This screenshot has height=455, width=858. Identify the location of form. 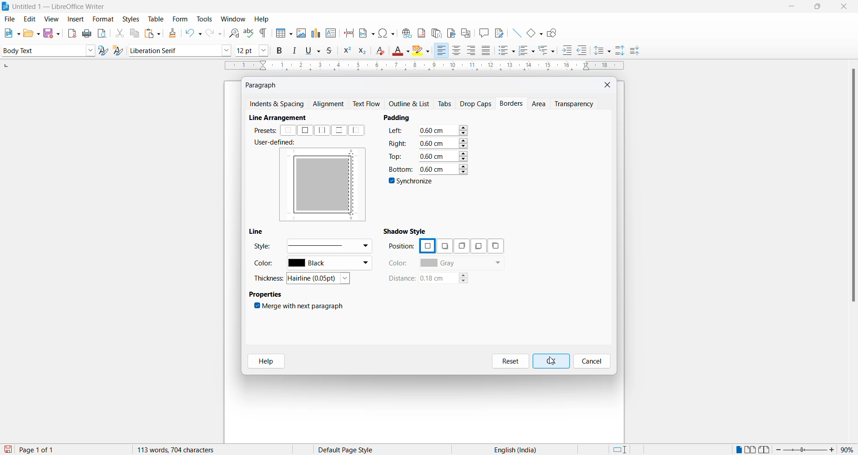
(180, 19).